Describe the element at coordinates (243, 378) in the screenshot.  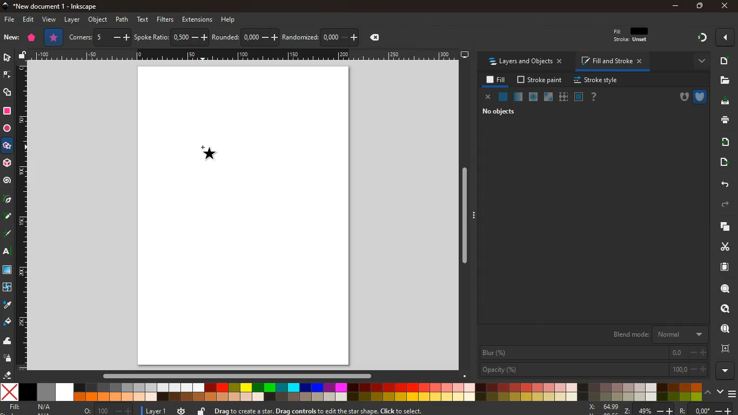
I see `Horizontal scroll bar` at that location.